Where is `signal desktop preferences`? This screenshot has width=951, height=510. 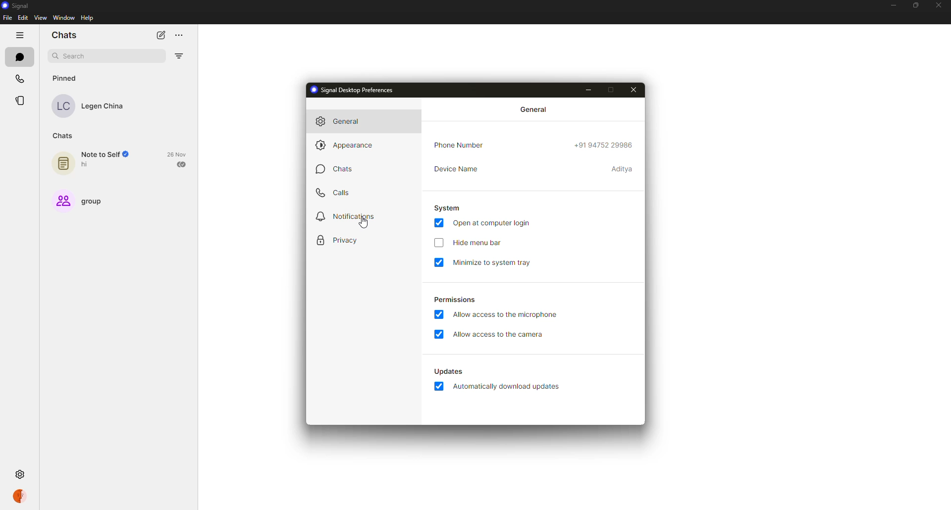
signal desktop preferences is located at coordinates (358, 89).